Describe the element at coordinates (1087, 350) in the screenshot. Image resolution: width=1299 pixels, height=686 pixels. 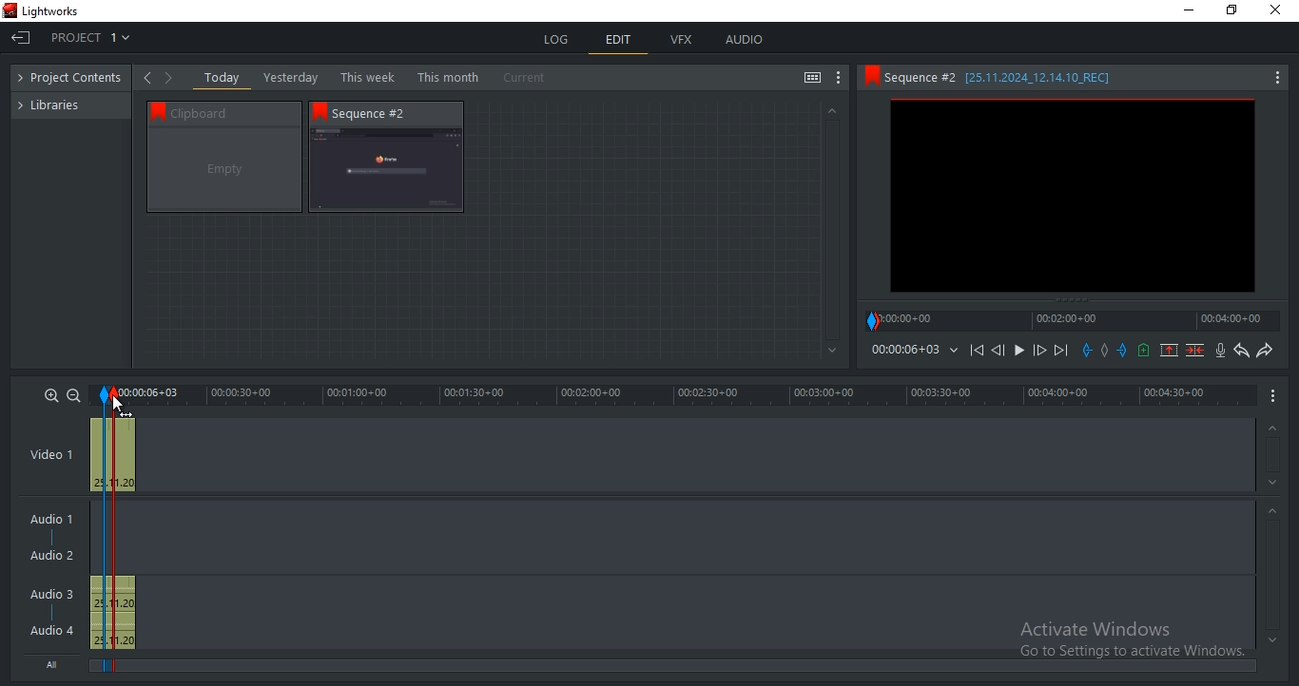
I see `mark in` at that location.